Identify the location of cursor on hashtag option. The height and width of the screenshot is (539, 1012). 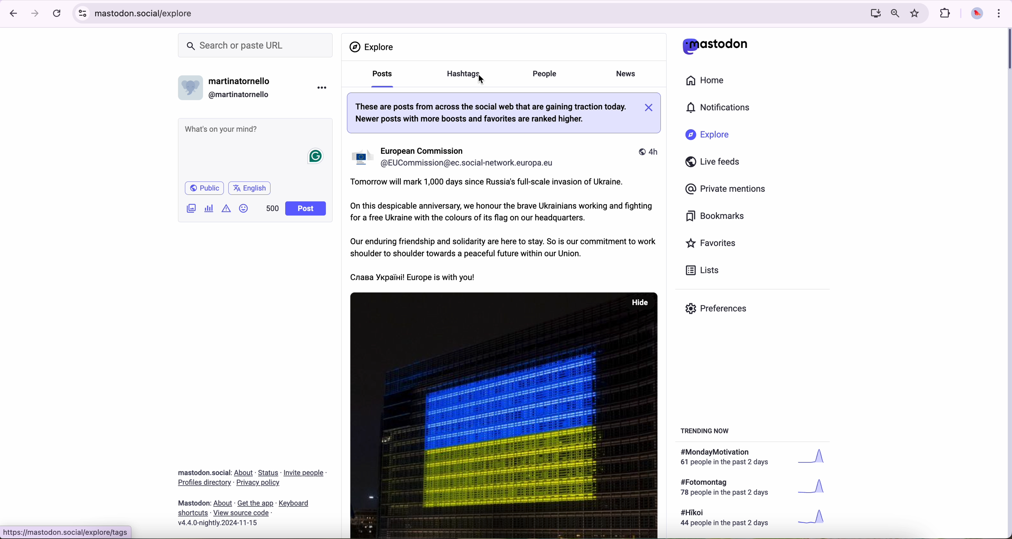
(461, 76).